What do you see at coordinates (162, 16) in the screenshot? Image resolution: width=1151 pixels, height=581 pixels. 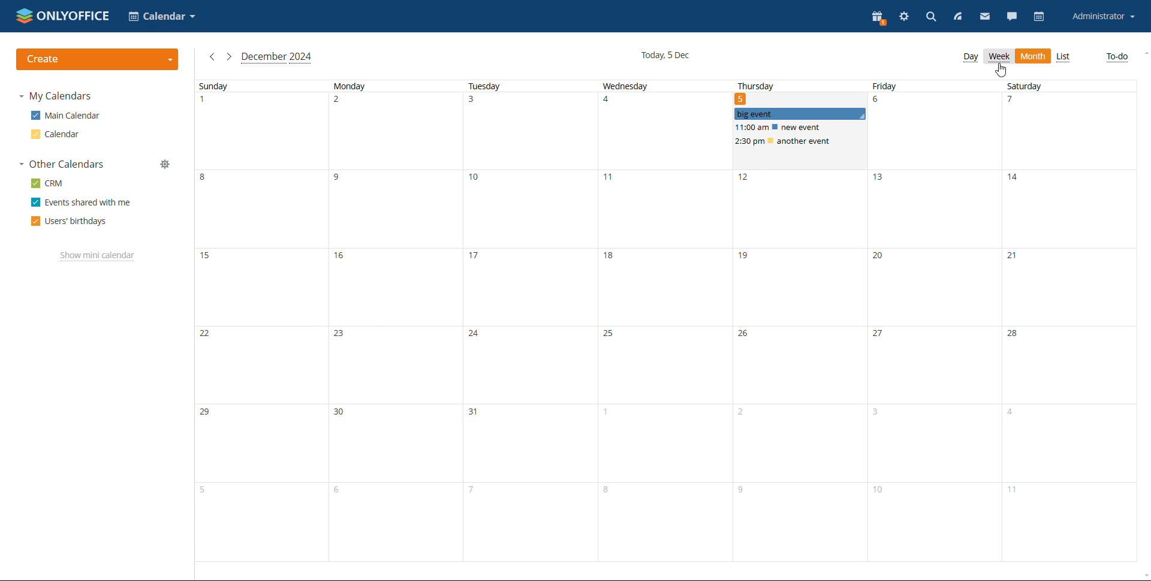 I see `select calendar` at bounding box center [162, 16].